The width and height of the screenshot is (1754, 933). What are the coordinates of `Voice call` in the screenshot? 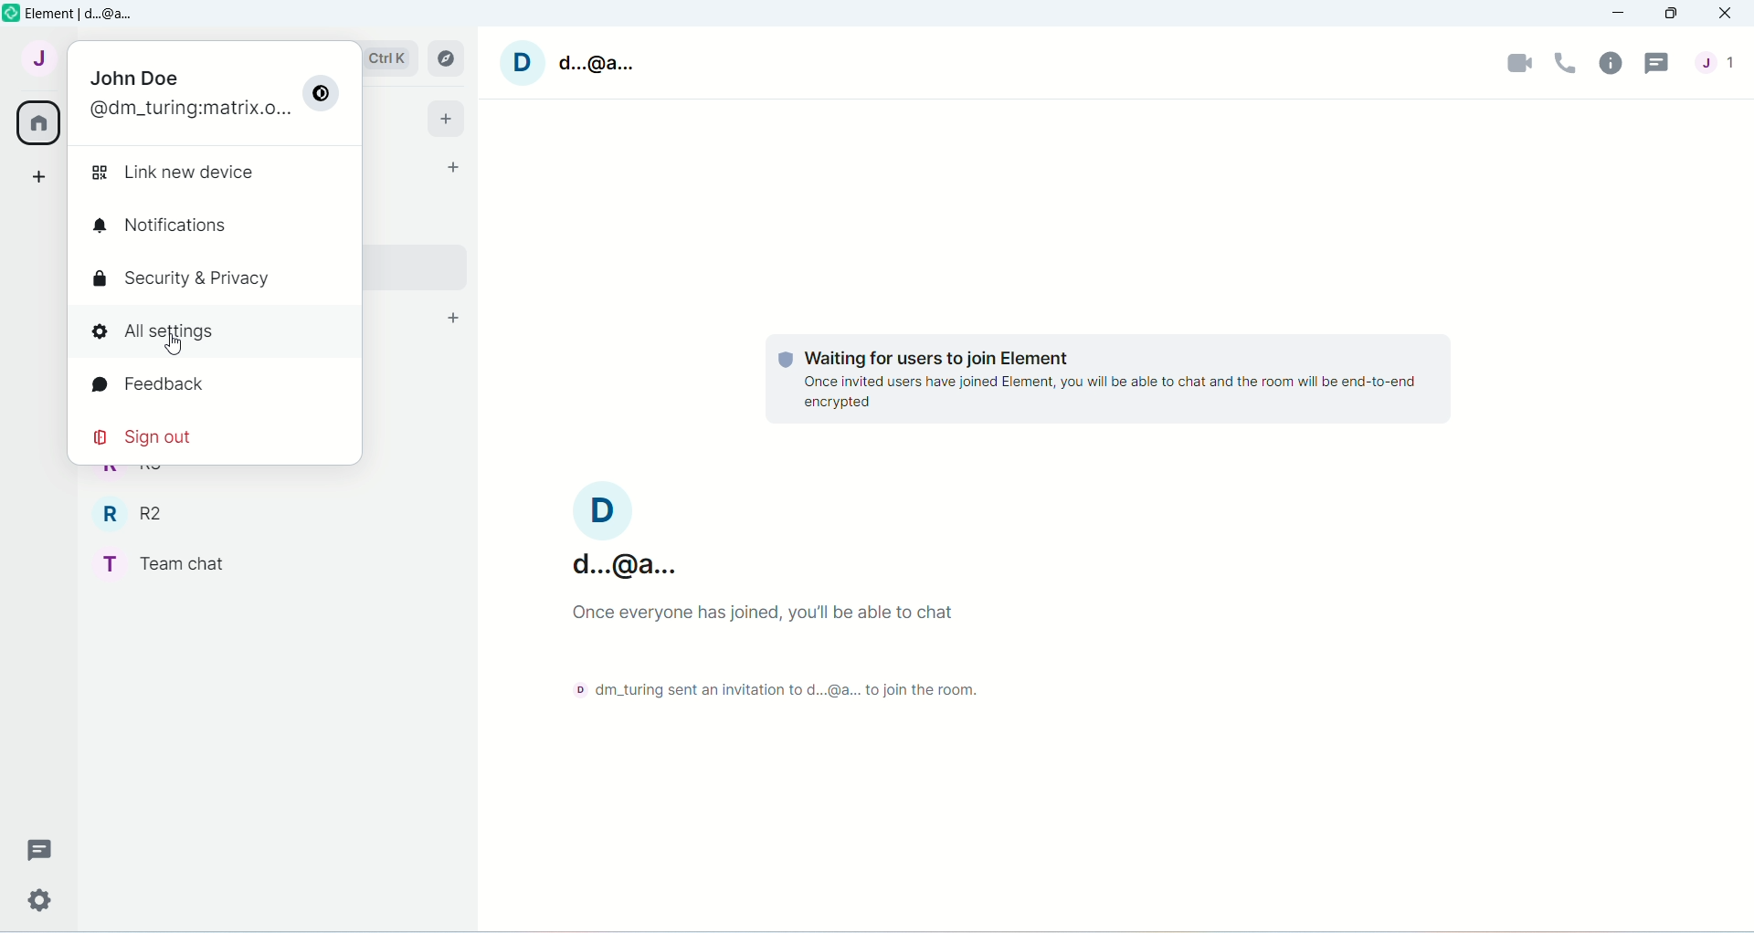 It's located at (1566, 61).